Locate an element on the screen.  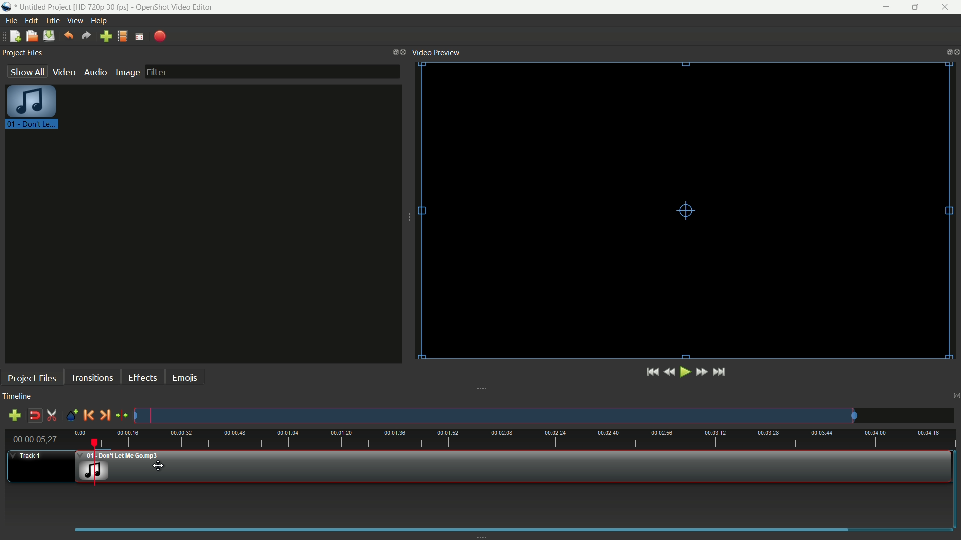
previous marker is located at coordinates (89, 415).